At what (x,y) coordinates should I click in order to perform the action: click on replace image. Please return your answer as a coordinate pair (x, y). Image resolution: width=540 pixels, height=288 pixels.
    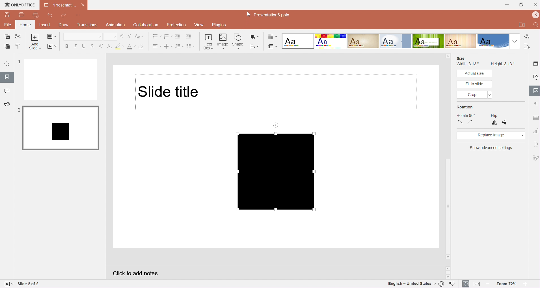
    Looking at the image, I should click on (491, 136).